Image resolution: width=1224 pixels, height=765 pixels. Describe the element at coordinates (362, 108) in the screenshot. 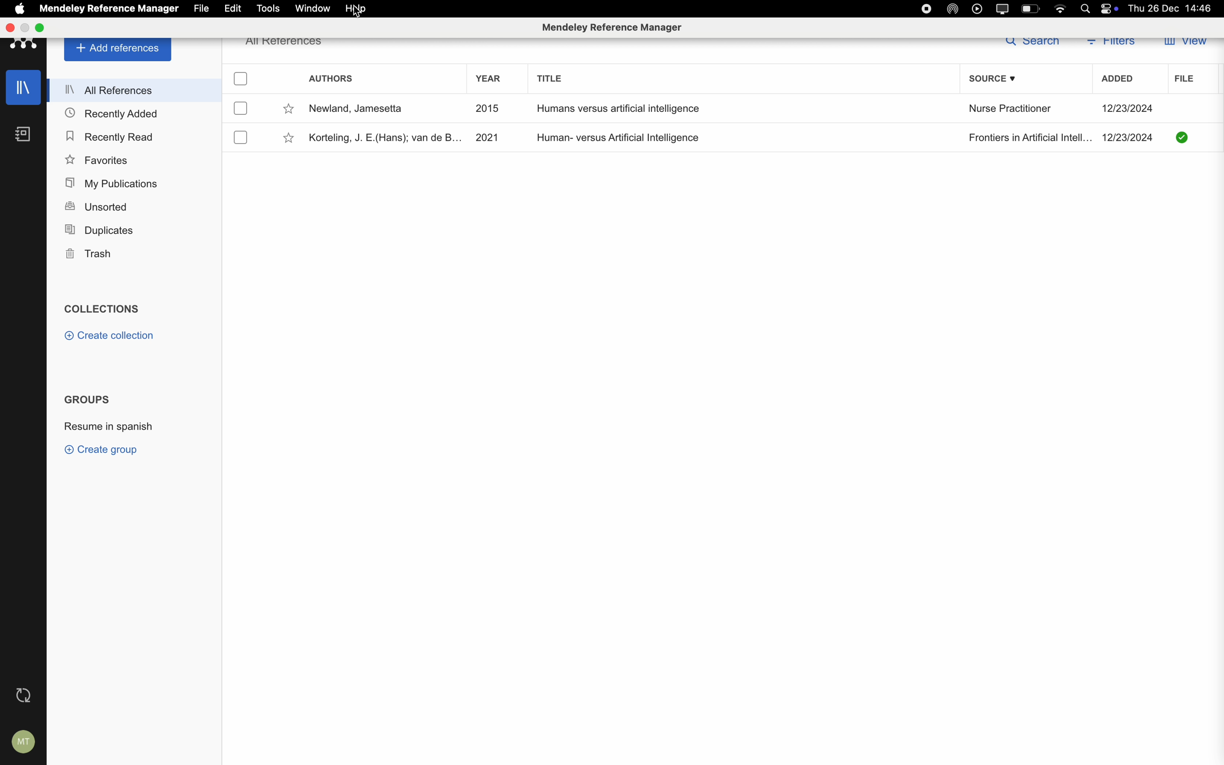

I see `Newland, Jamesetta` at that location.